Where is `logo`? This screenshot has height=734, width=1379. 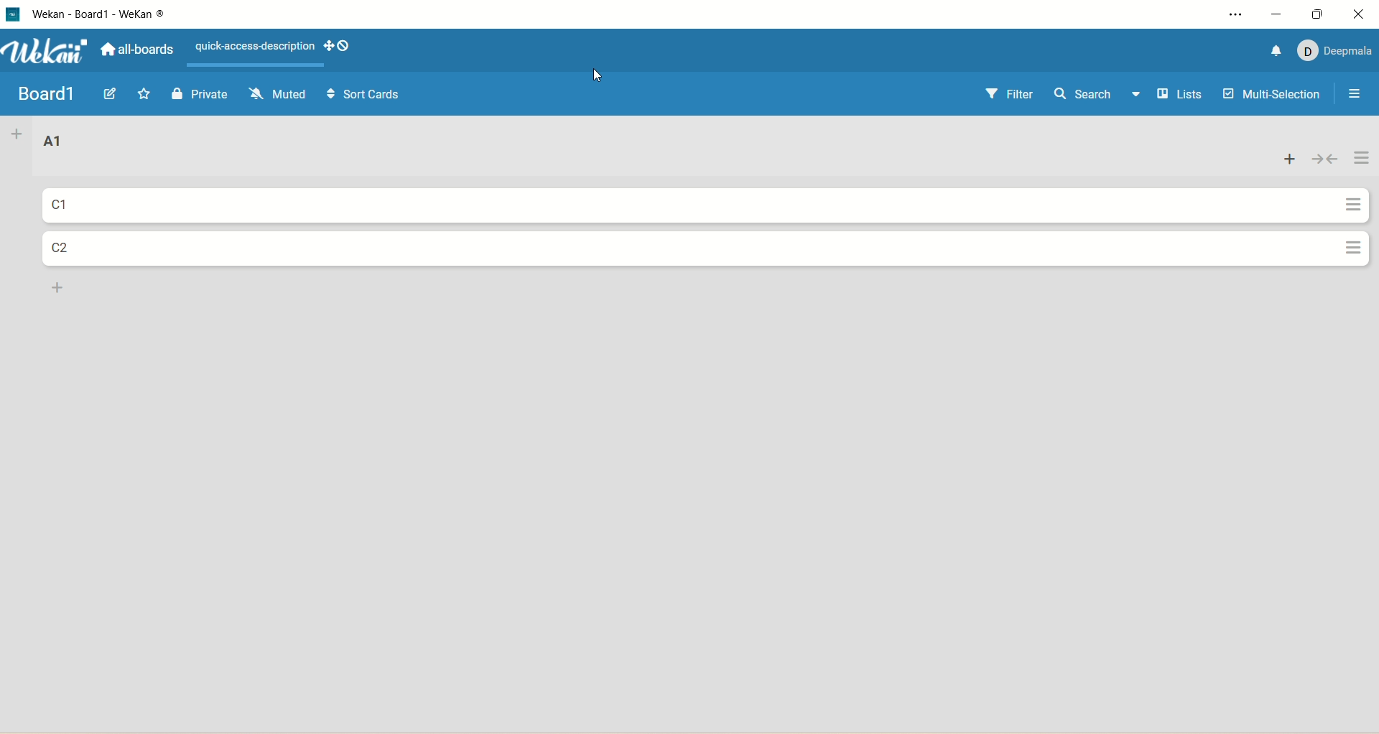 logo is located at coordinates (12, 14).